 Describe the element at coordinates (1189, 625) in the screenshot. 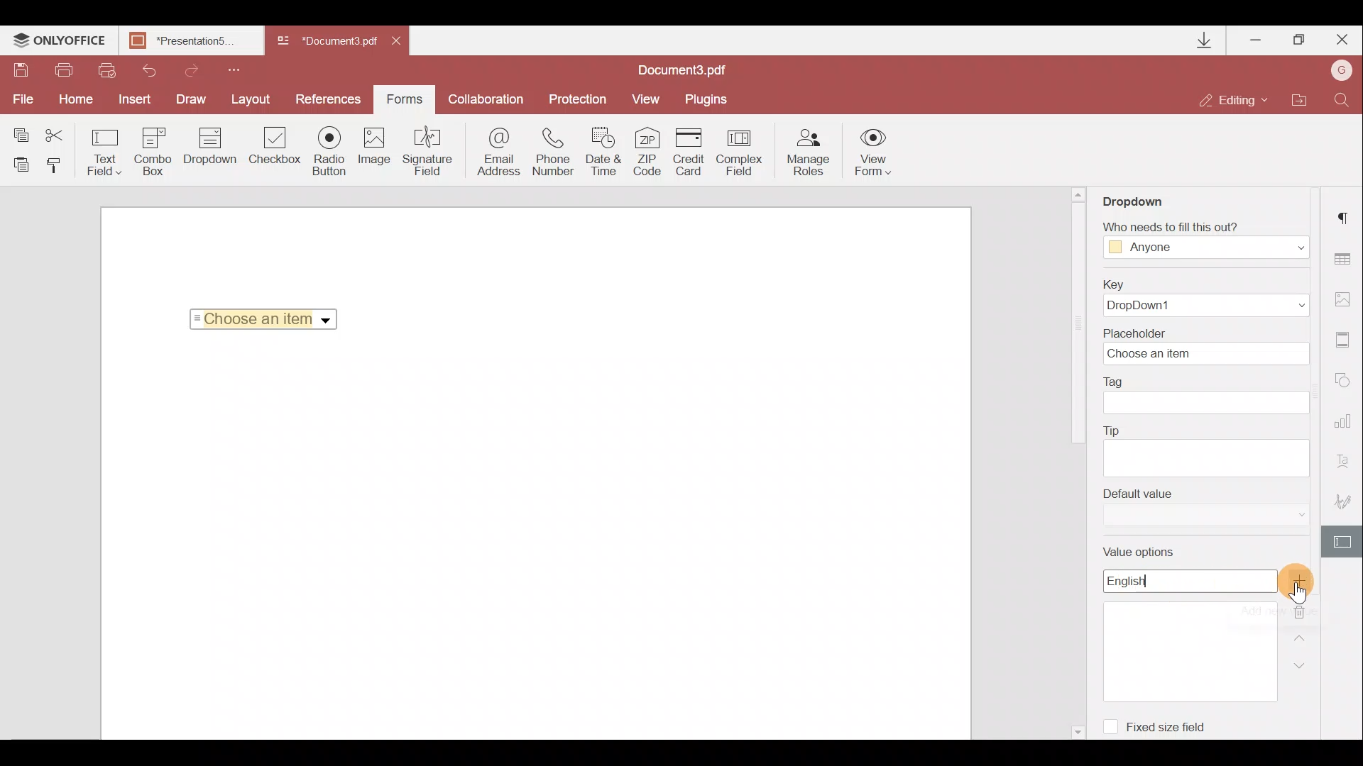

I see `Value options` at that location.